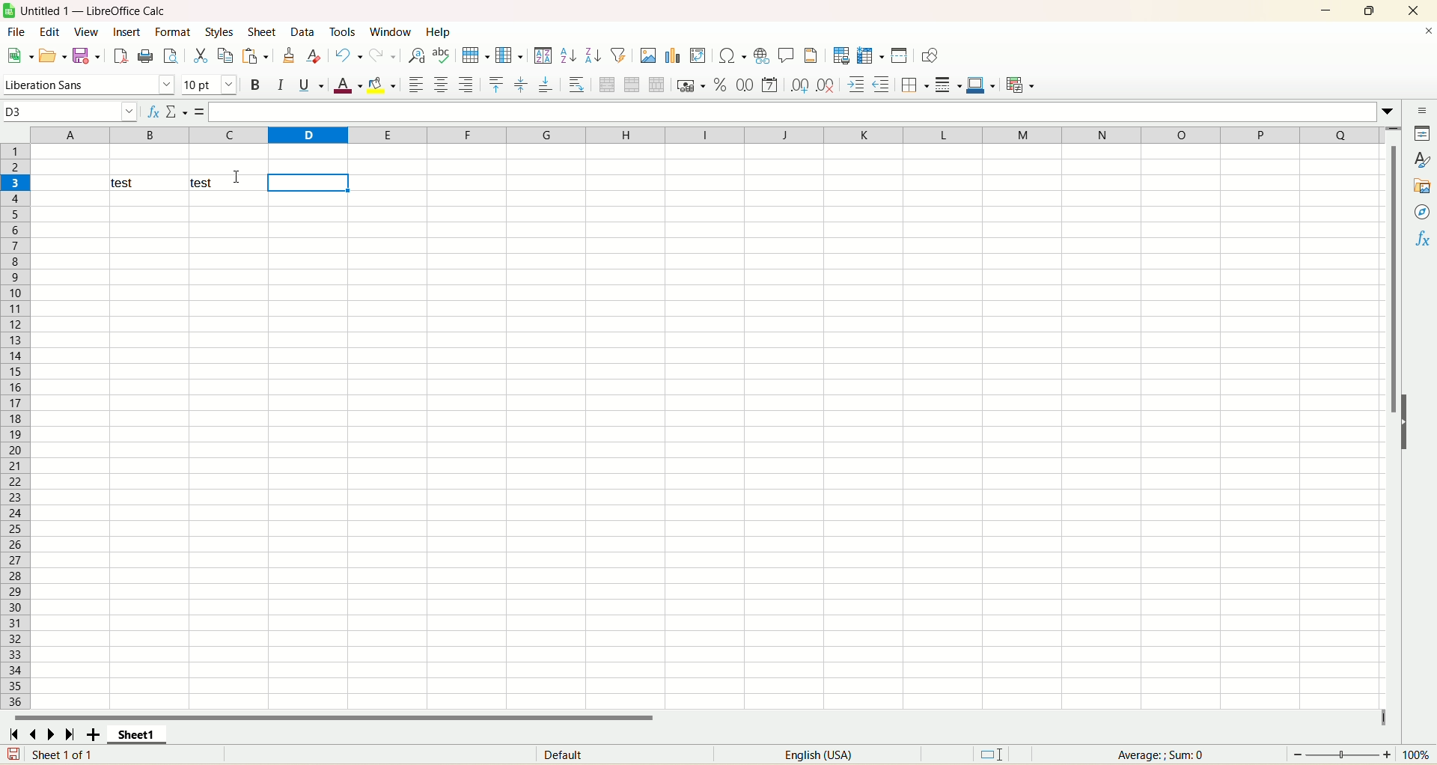 This screenshot has width=1437, height=765. Describe the element at coordinates (257, 85) in the screenshot. I see `bold` at that location.